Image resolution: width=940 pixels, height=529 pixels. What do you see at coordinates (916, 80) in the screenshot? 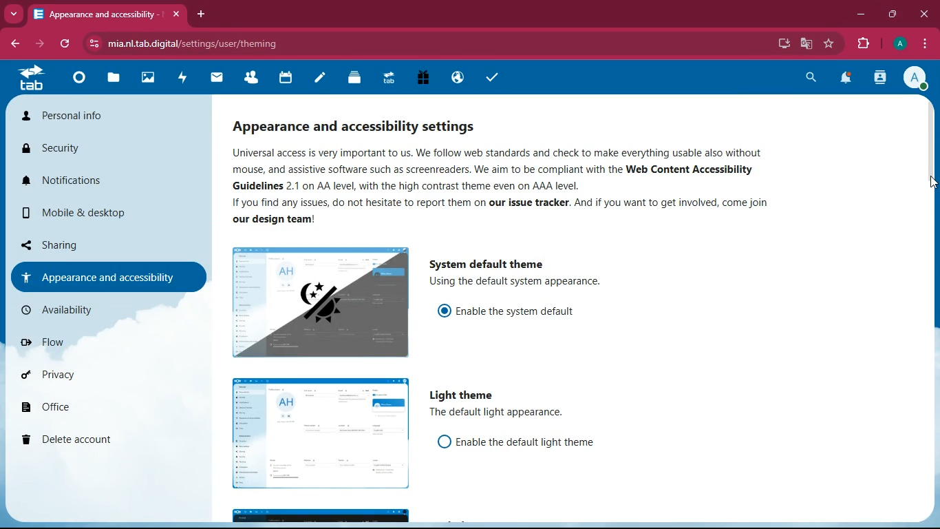
I see `profile` at bounding box center [916, 80].